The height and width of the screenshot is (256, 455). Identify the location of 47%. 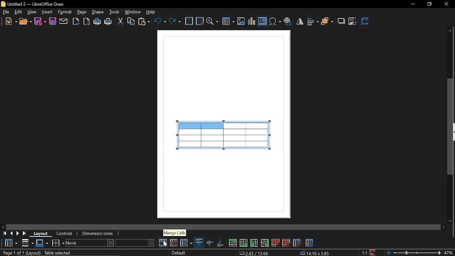
(450, 253).